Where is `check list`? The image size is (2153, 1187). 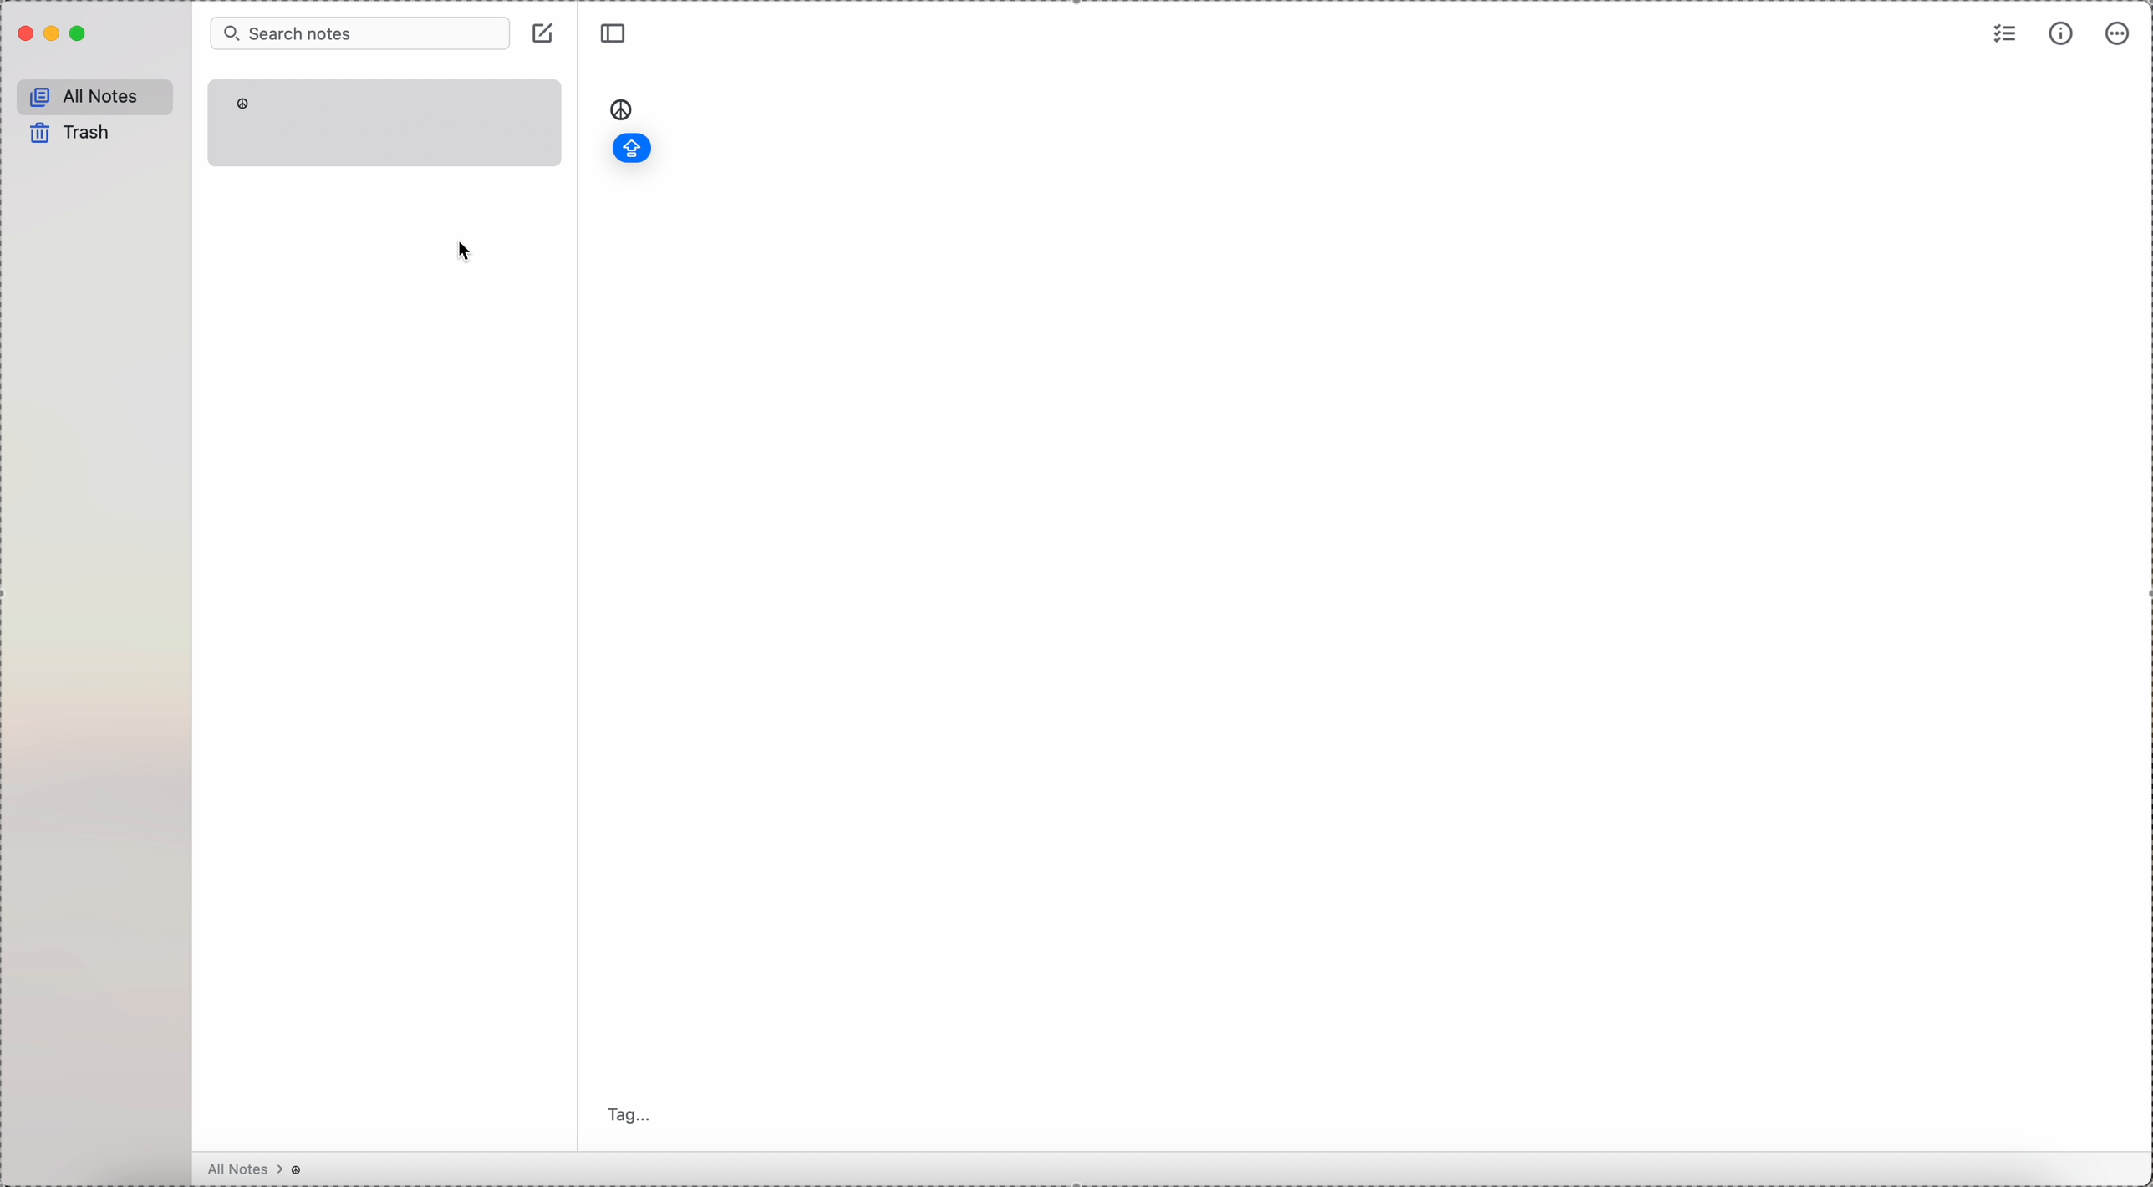
check list is located at coordinates (2003, 35).